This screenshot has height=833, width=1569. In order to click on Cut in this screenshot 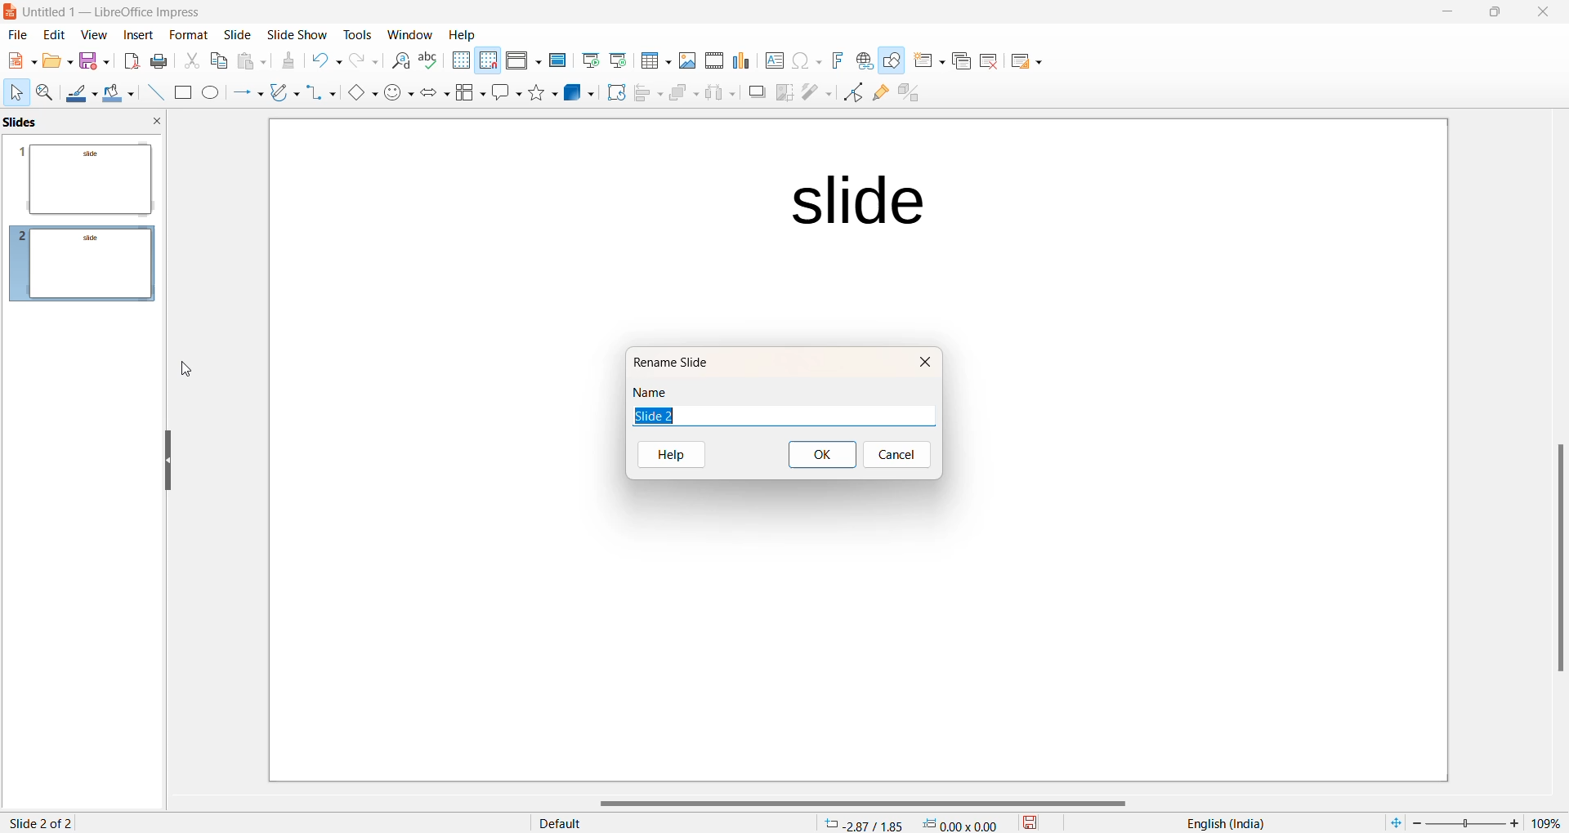, I will do `click(190, 59)`.